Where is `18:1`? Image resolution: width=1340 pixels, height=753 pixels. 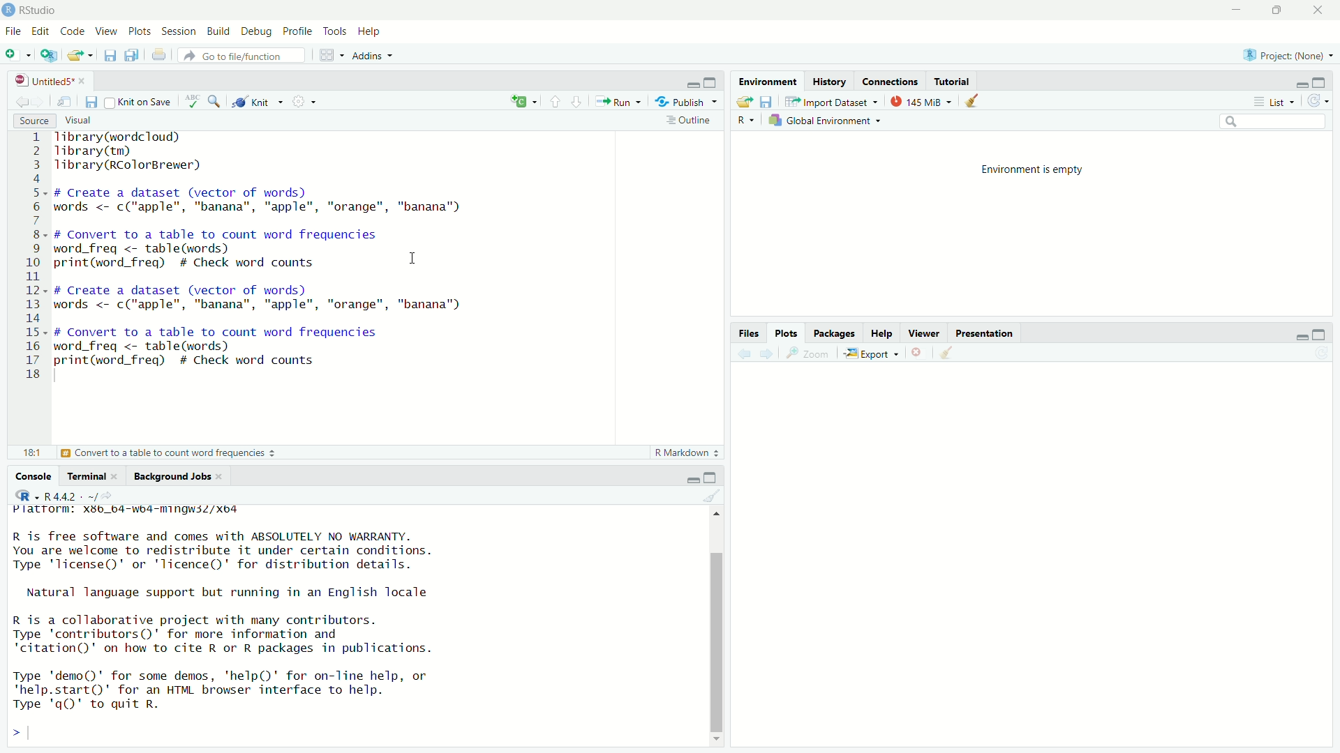
18:1 is located at coordinates (29, 452).